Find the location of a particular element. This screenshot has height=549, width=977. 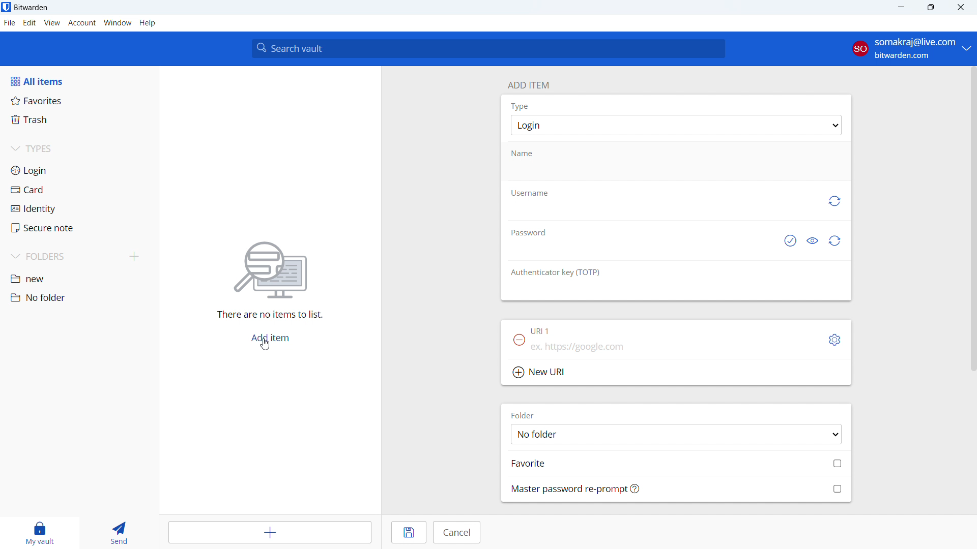

add authenticator key is located at coordinates (676, 292).